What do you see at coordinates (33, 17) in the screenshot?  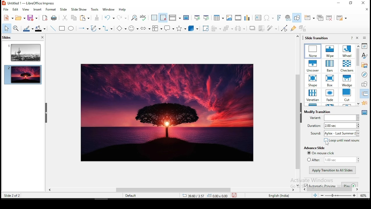 I see `save` at bounding box center [33, 17].